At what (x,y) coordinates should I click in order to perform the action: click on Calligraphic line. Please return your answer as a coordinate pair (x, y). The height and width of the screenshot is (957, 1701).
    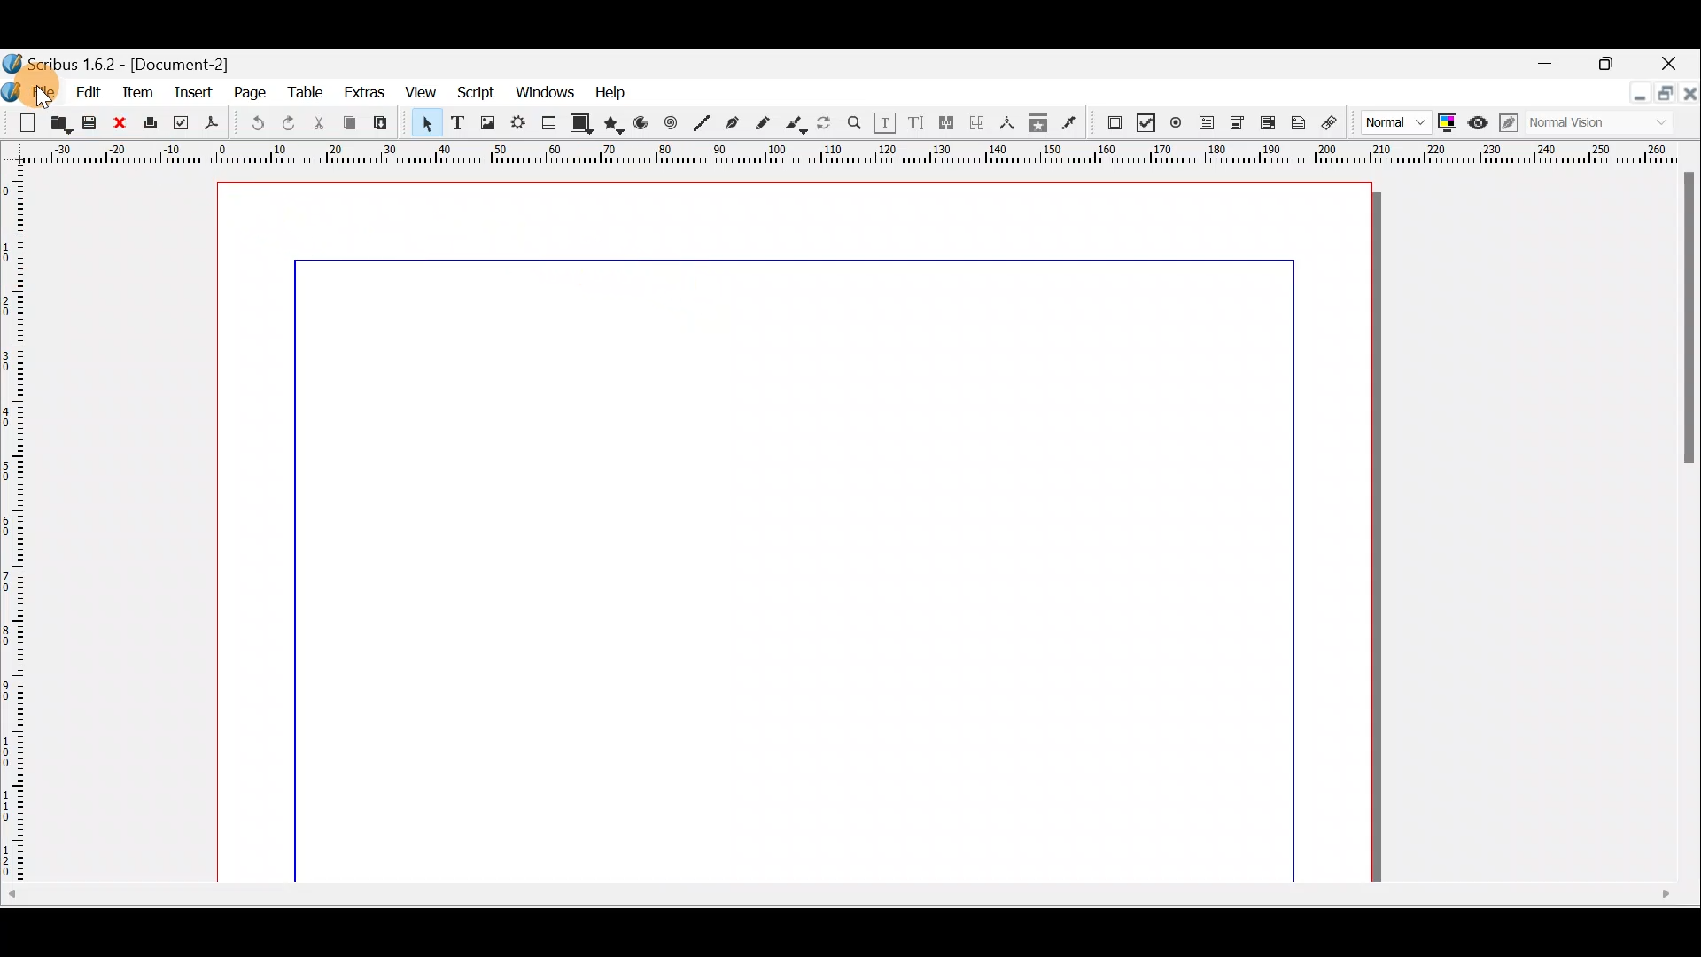
    Looking at the image, I should click on (798, 125).